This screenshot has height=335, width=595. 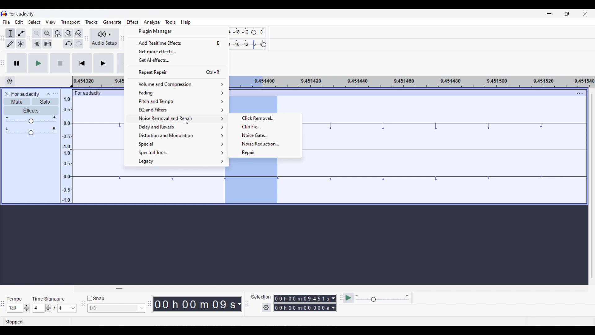 I want to click on Playback speed scale, so click(x=382, y=298).